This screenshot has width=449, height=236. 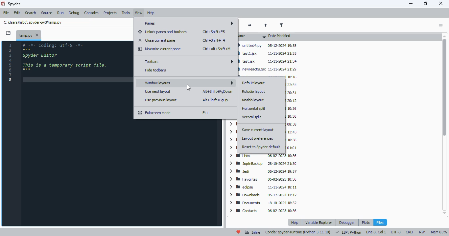 I want to click on JoplinBackup, so click(x=264, y=163).